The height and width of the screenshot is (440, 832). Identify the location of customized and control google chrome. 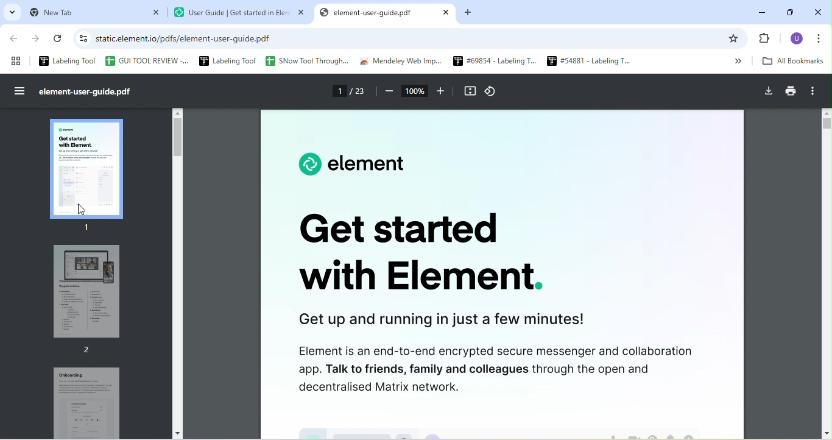
(823, 38).